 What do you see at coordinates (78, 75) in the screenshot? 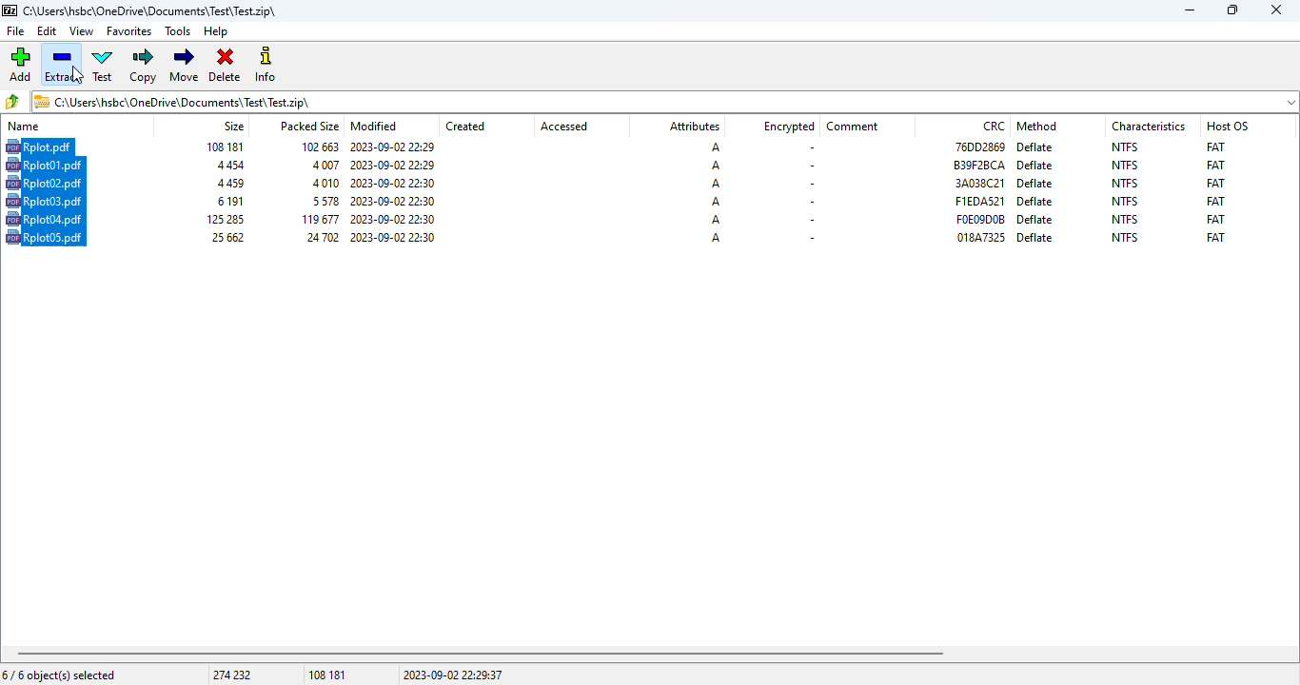
I see `cursor` at bounding box center [78, 75].